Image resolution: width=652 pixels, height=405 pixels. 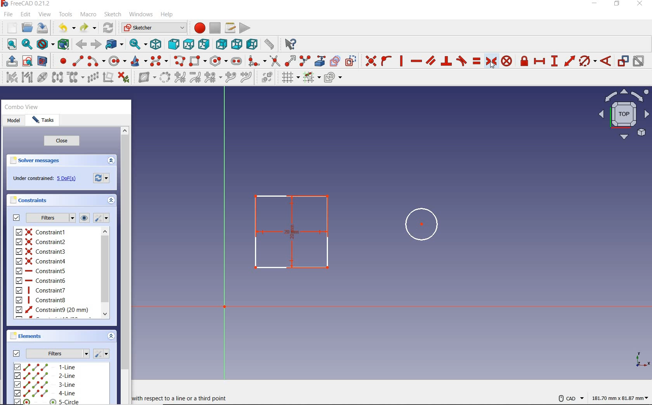 I want to click on view, so click(x=45, y=14).